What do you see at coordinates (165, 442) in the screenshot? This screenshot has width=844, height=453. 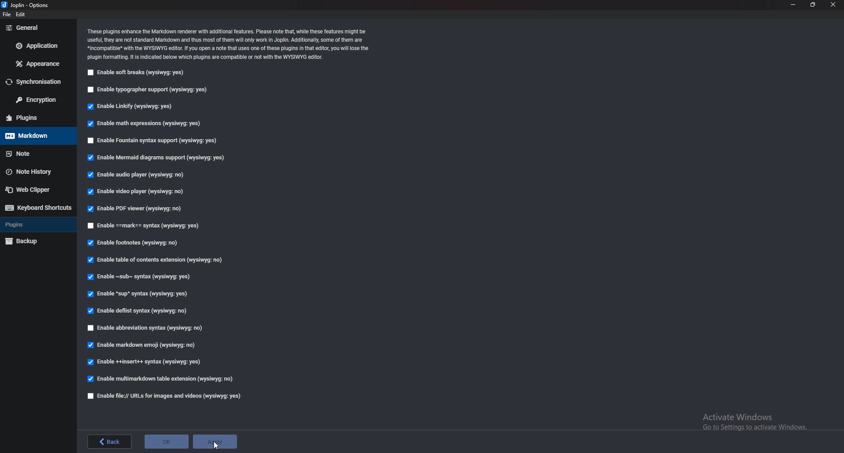 I see `ok` at bounding box center [165, 442].